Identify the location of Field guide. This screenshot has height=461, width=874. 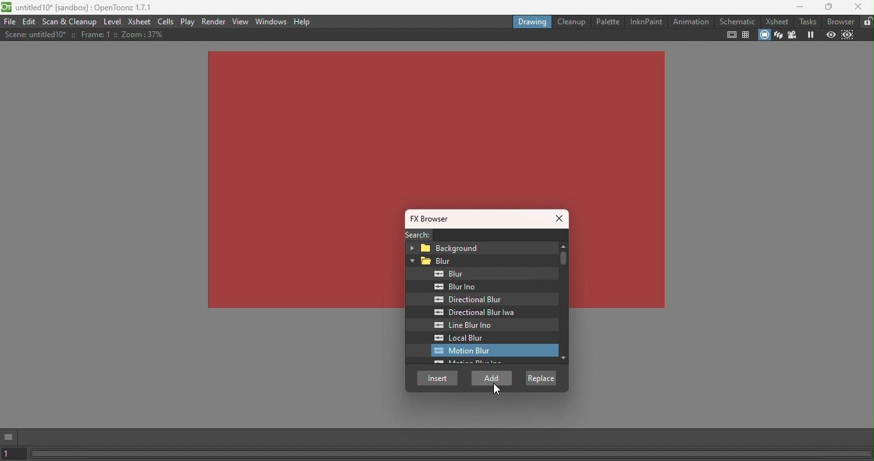
(745, 36).